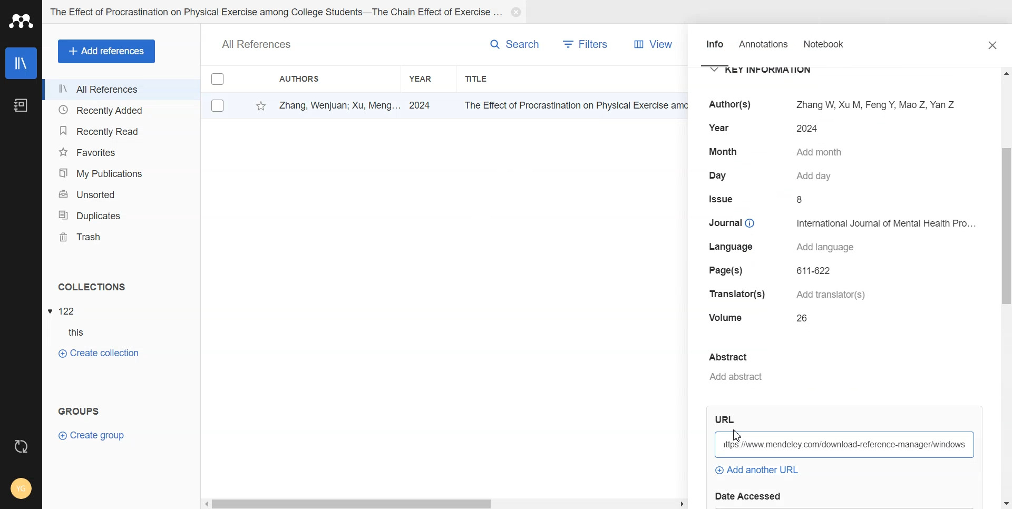 The height and width of the screenshot is (509, 1012). Describe the element at coordinates (785, 247) in the screenshot. I see `Language Add language` at that location.